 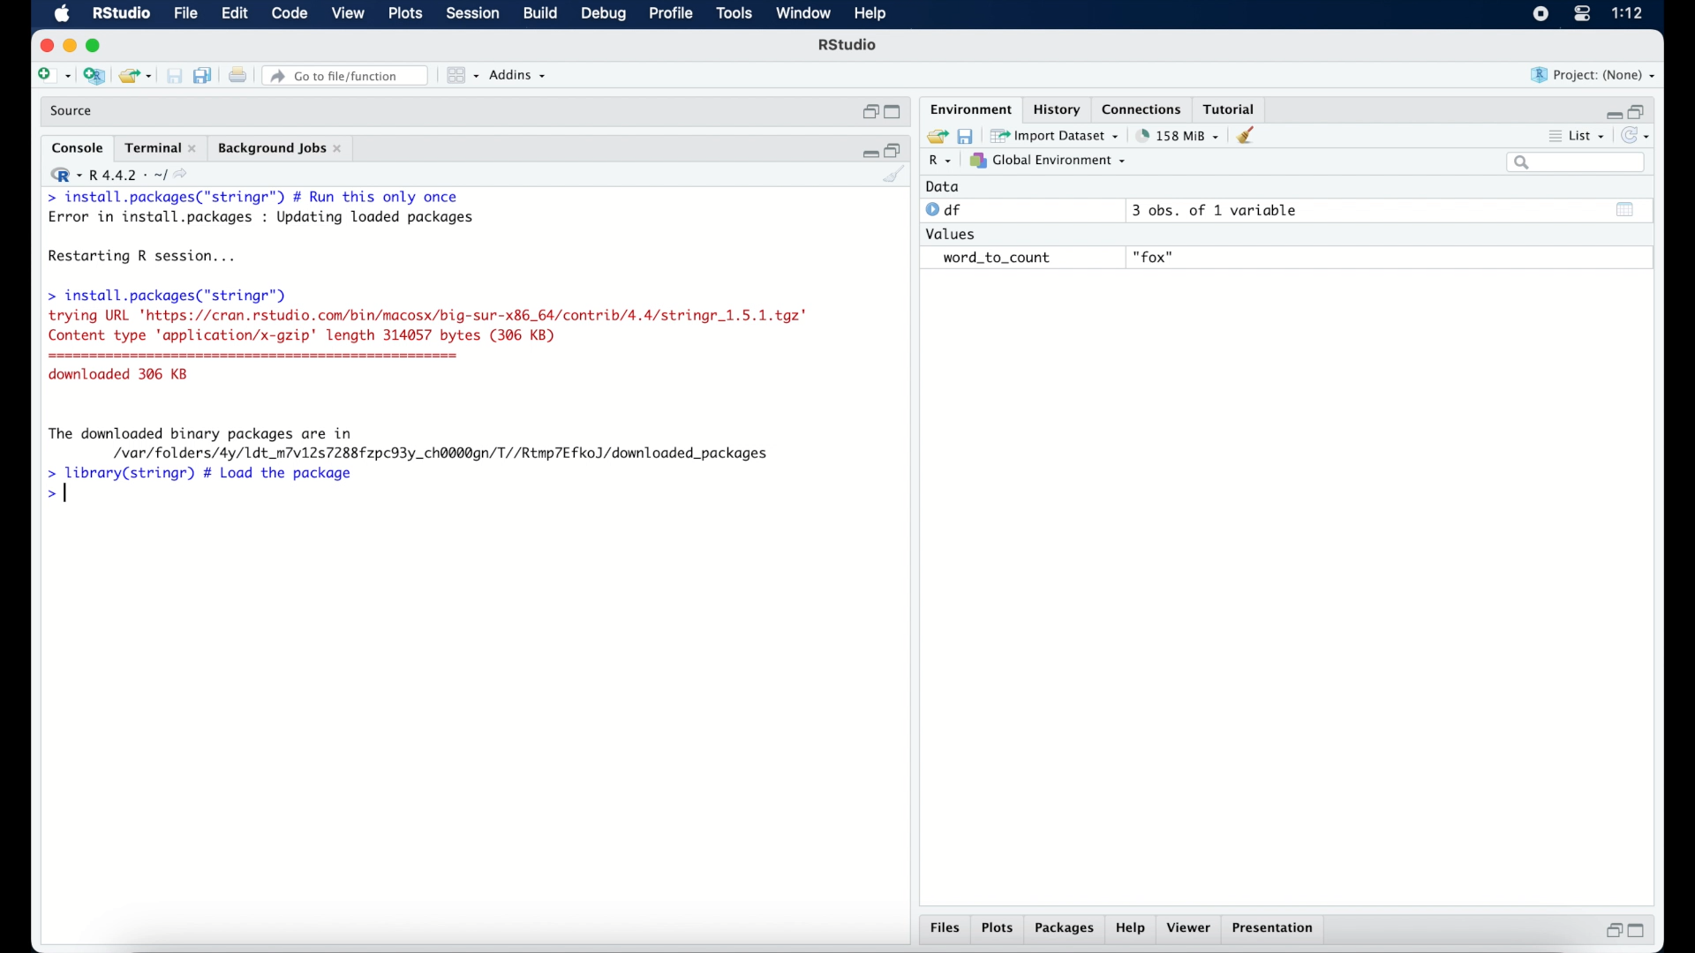 I want to click on print, so click(x=237, y=77).